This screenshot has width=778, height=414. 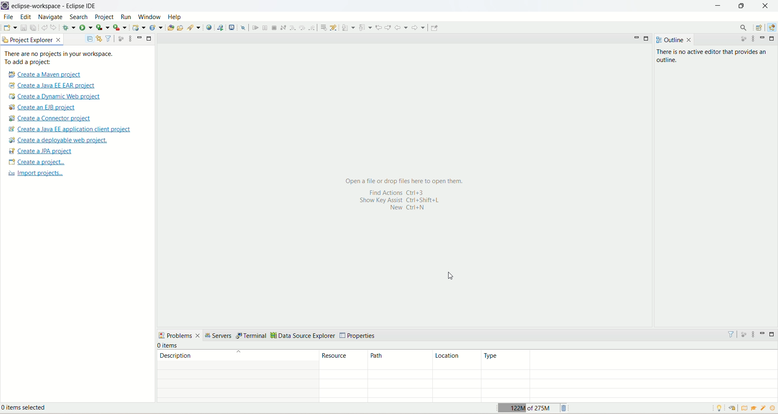 I want to click on Delete, so click(x=565, y=407).